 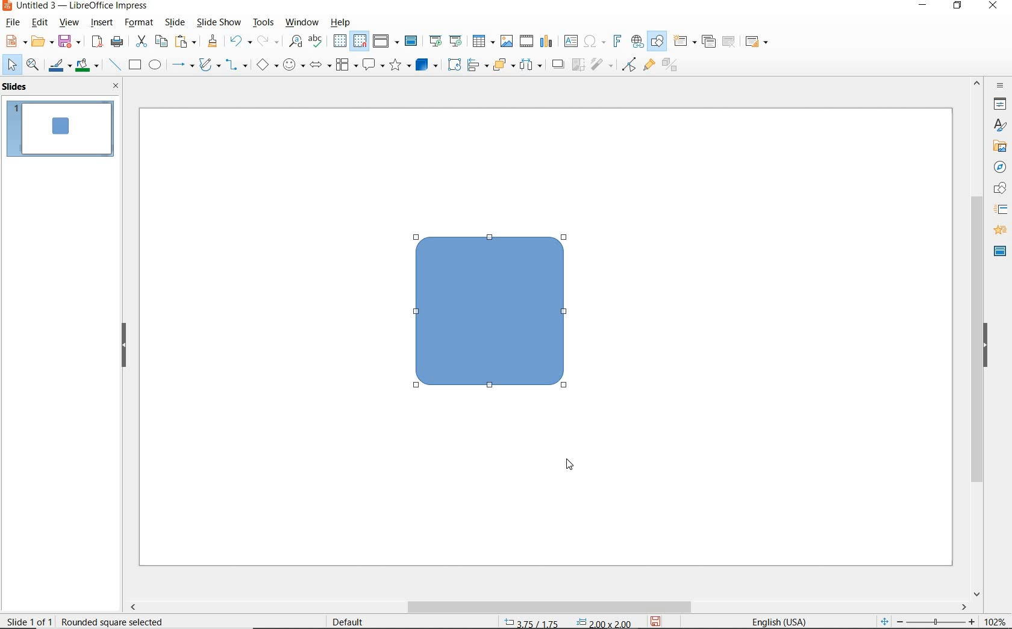 What do you see at coordinates (1000, 146) in the screenshot?
I see `gallery` at bounding box center [1000, 146].